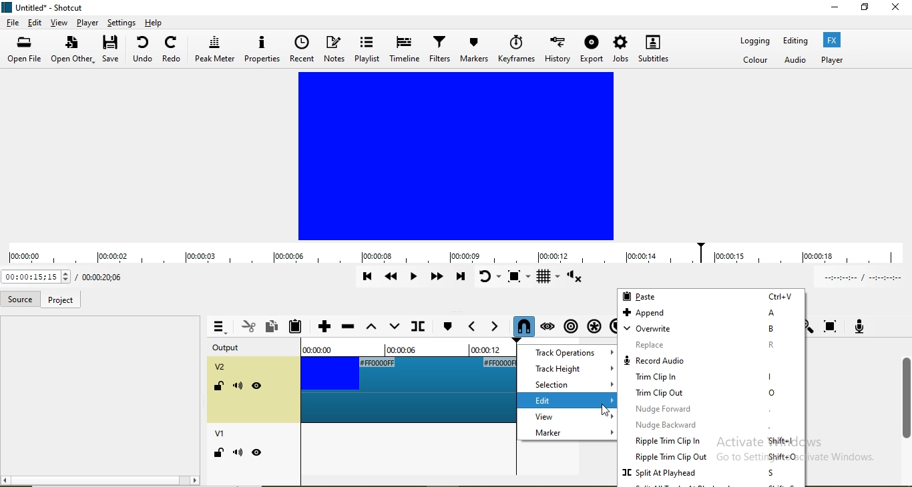 This screenshot has width=912, height=487. I want to click on nudge backward, so click(712, 427).